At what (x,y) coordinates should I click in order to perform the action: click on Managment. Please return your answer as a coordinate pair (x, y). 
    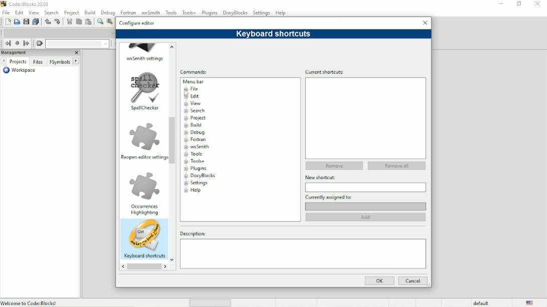
    Looking at the image, I should click on (29, 52).